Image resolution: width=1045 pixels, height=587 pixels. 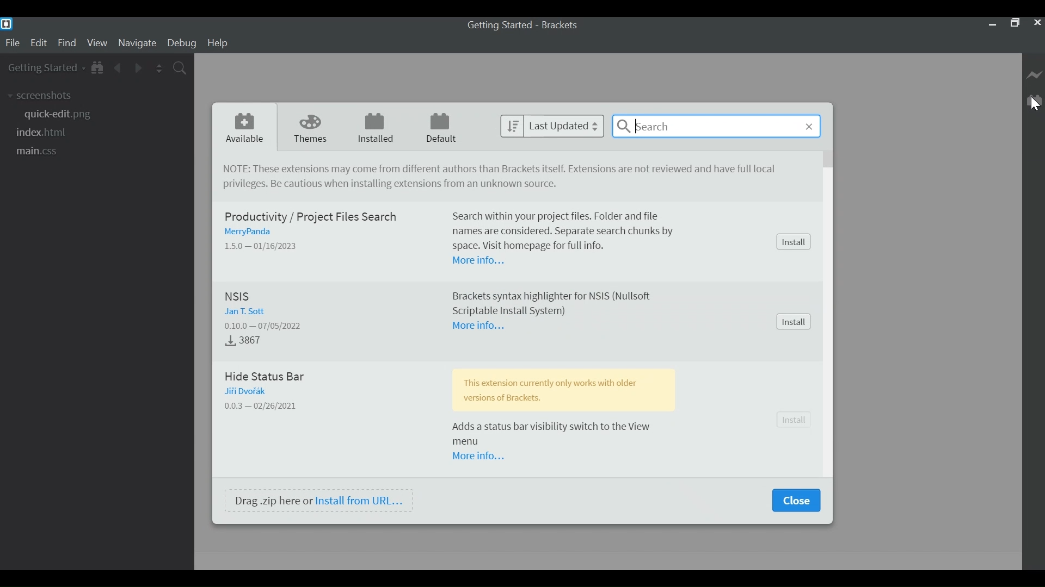 I want to click on NSIS, so click(x=240, y=297).